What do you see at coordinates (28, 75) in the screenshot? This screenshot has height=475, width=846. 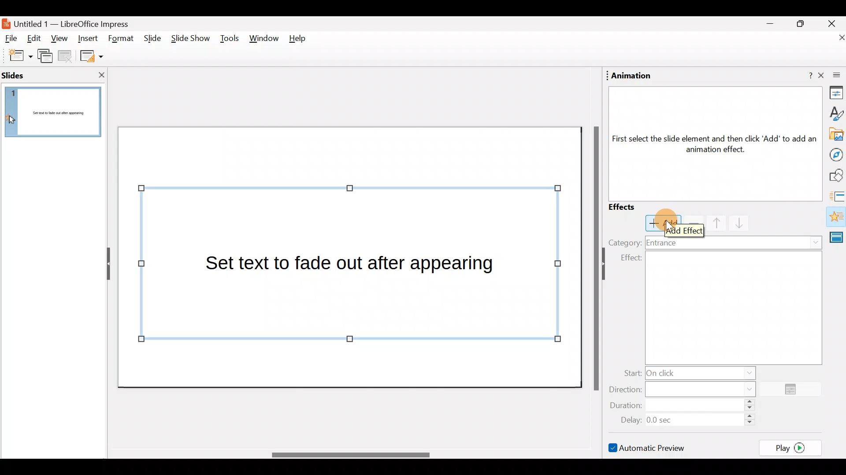 I see `Slides` at bounding box center [28, 75].